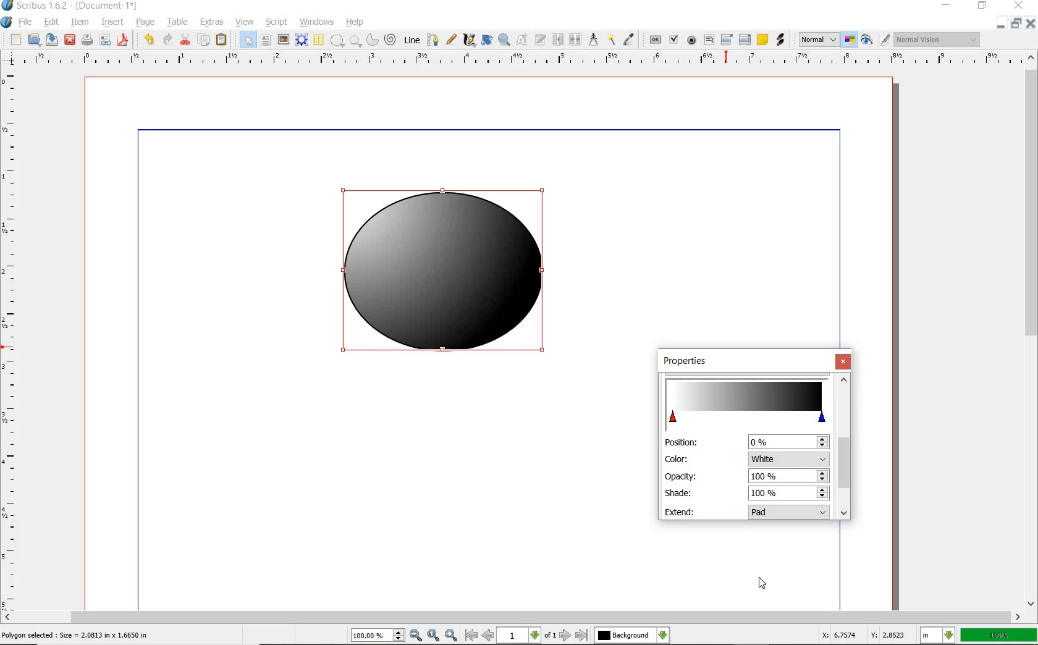 The height and width of the screenshot is (645, 1038). What do you see at coordinates (1000, 24) in the screenshot?
I see `MINIMIZE` at bounding box center [1000, 24].